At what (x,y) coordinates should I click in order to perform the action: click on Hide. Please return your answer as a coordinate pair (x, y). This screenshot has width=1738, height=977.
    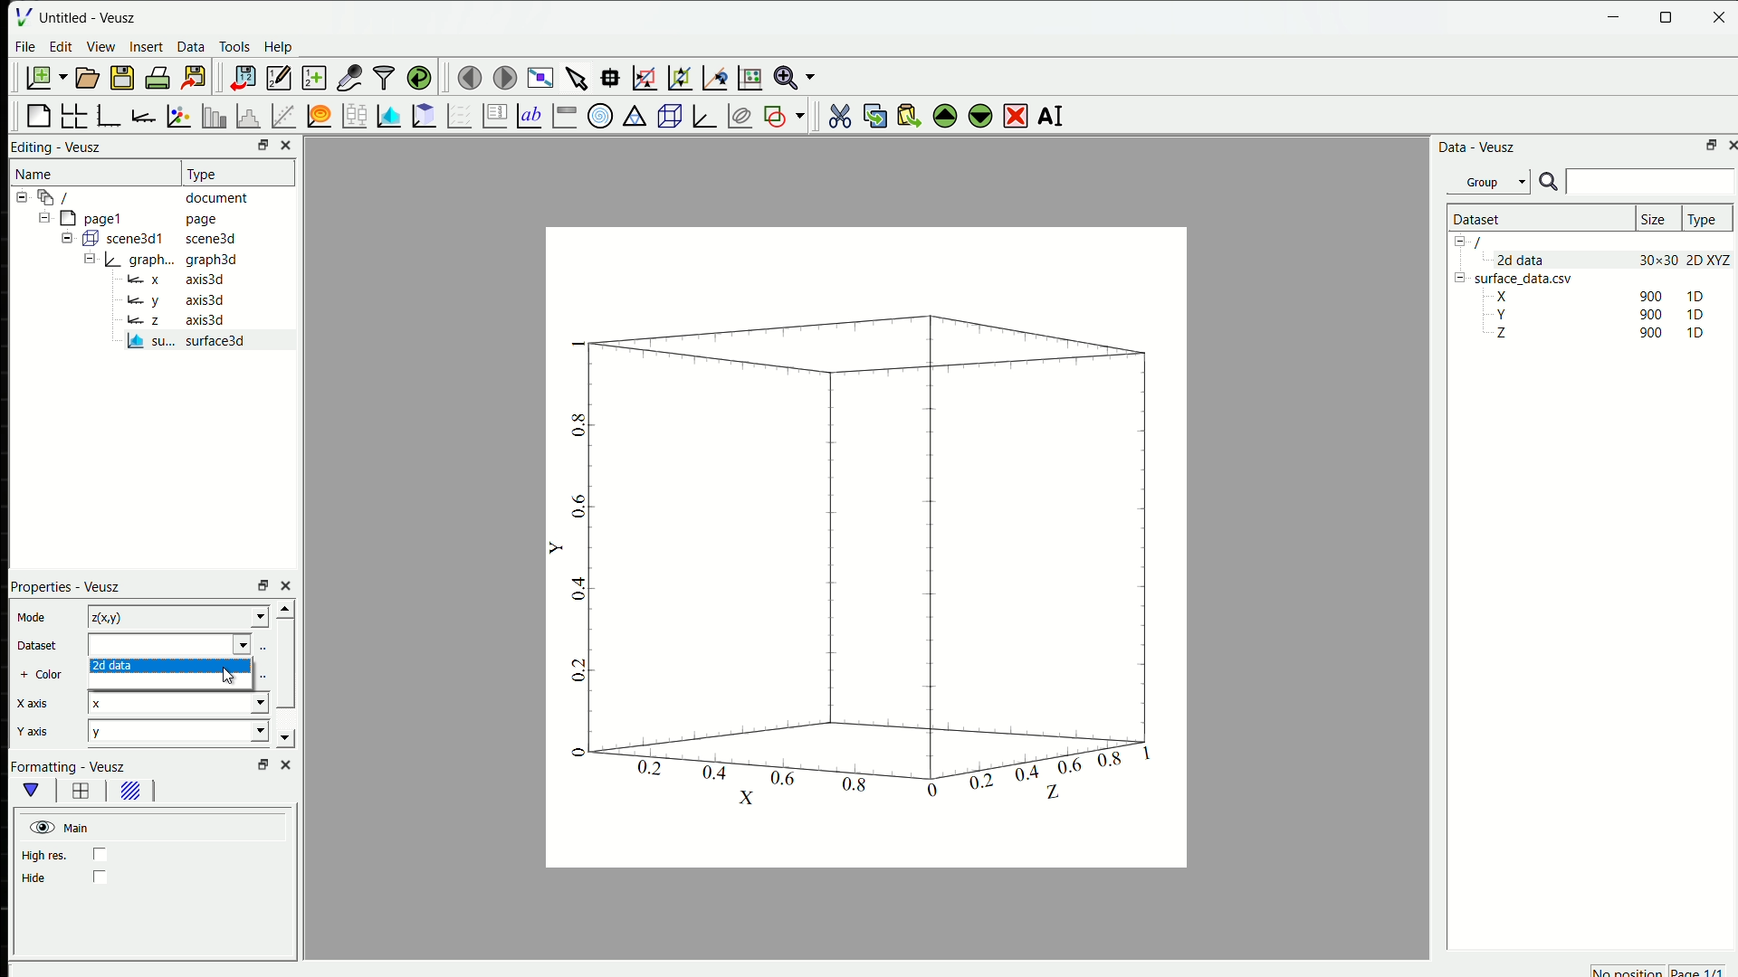
    Looking at the image, I should click on (35, 877).